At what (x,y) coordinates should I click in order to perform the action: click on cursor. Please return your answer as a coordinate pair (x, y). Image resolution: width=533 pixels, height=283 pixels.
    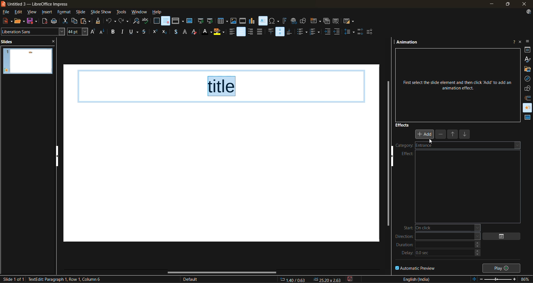
    Looking at the image, I should click on (430, 141).